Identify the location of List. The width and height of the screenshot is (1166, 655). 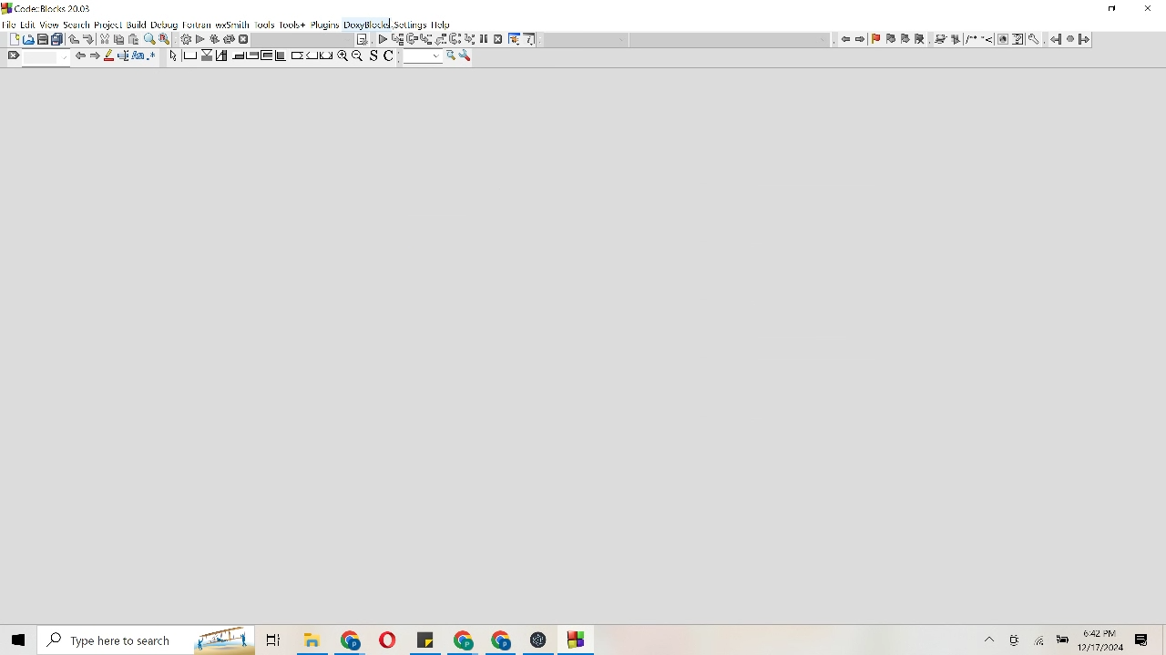
(433, 39).